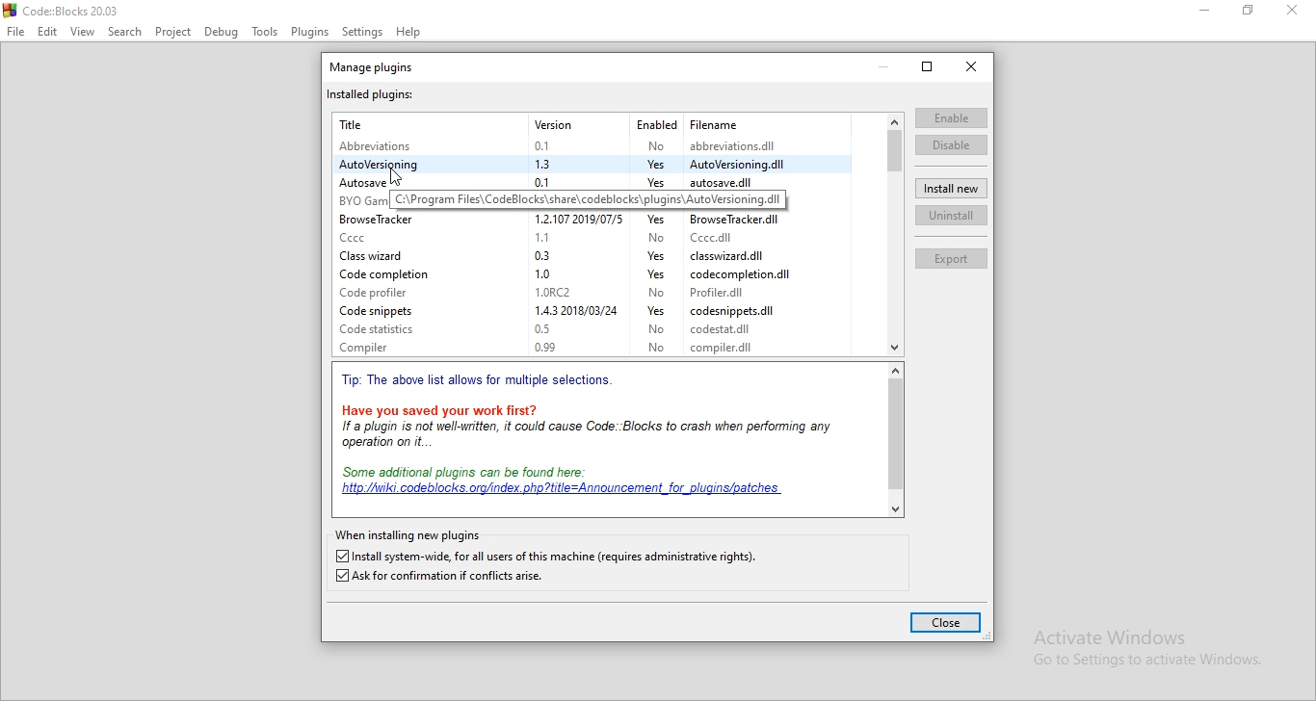  I want to click on uninstall, so click(951, 214).